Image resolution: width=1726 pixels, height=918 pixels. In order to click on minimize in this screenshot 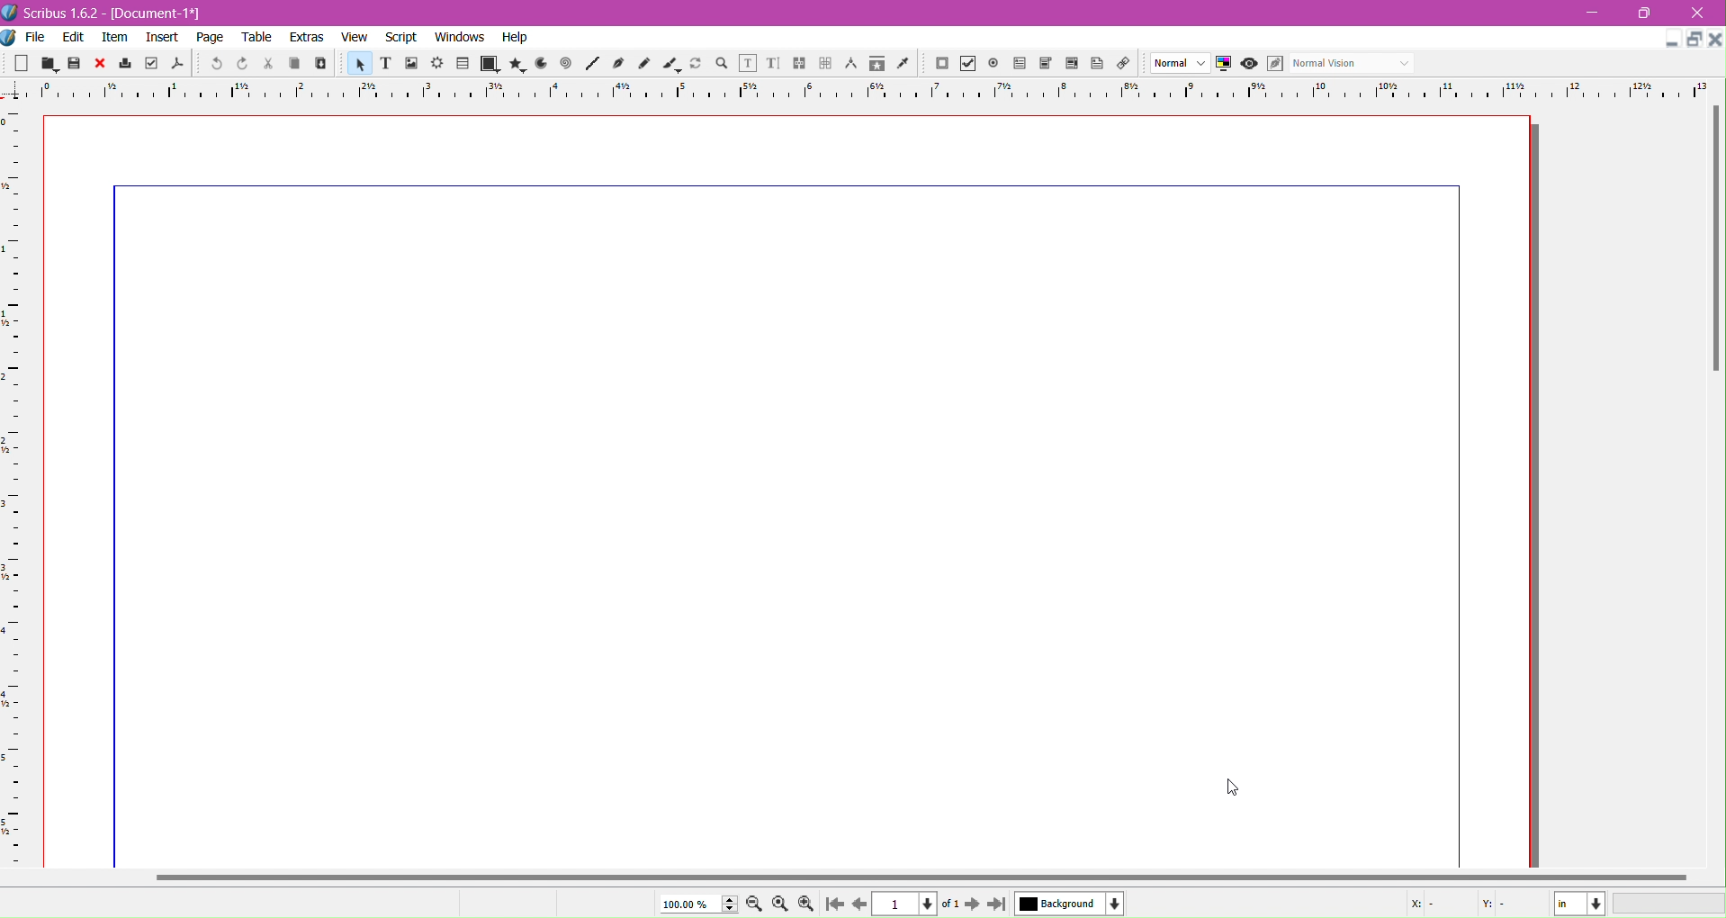, I will do `click(1593, 13)`.